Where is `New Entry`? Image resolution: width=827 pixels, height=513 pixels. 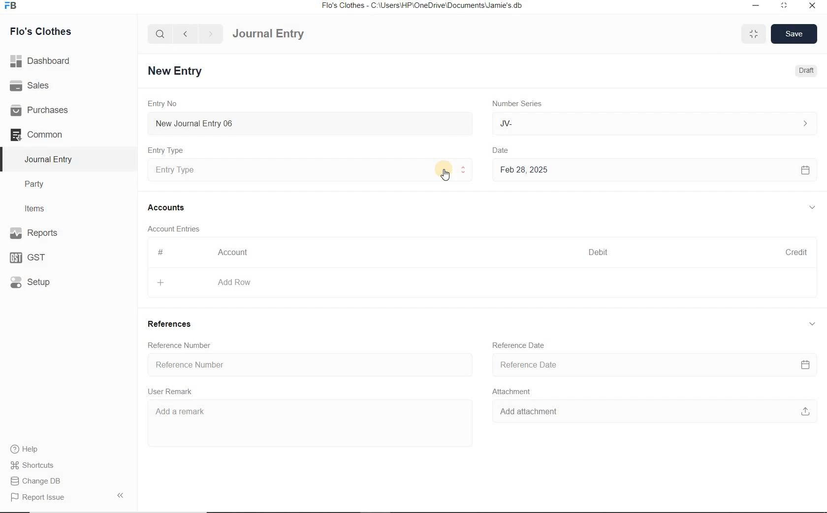 New Entry is located at coordinates (177, 70).